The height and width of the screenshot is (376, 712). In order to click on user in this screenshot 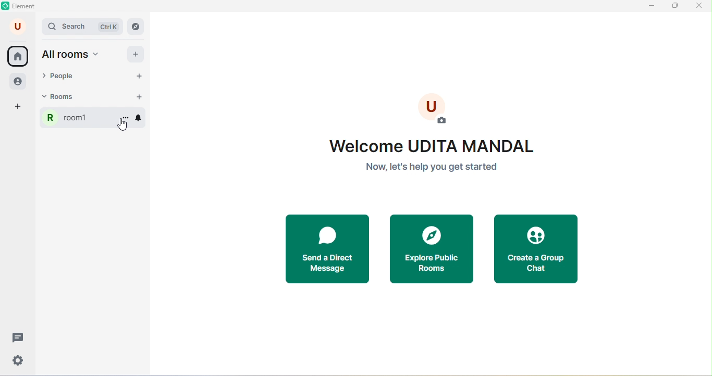, I will do `click(19, 26)`.